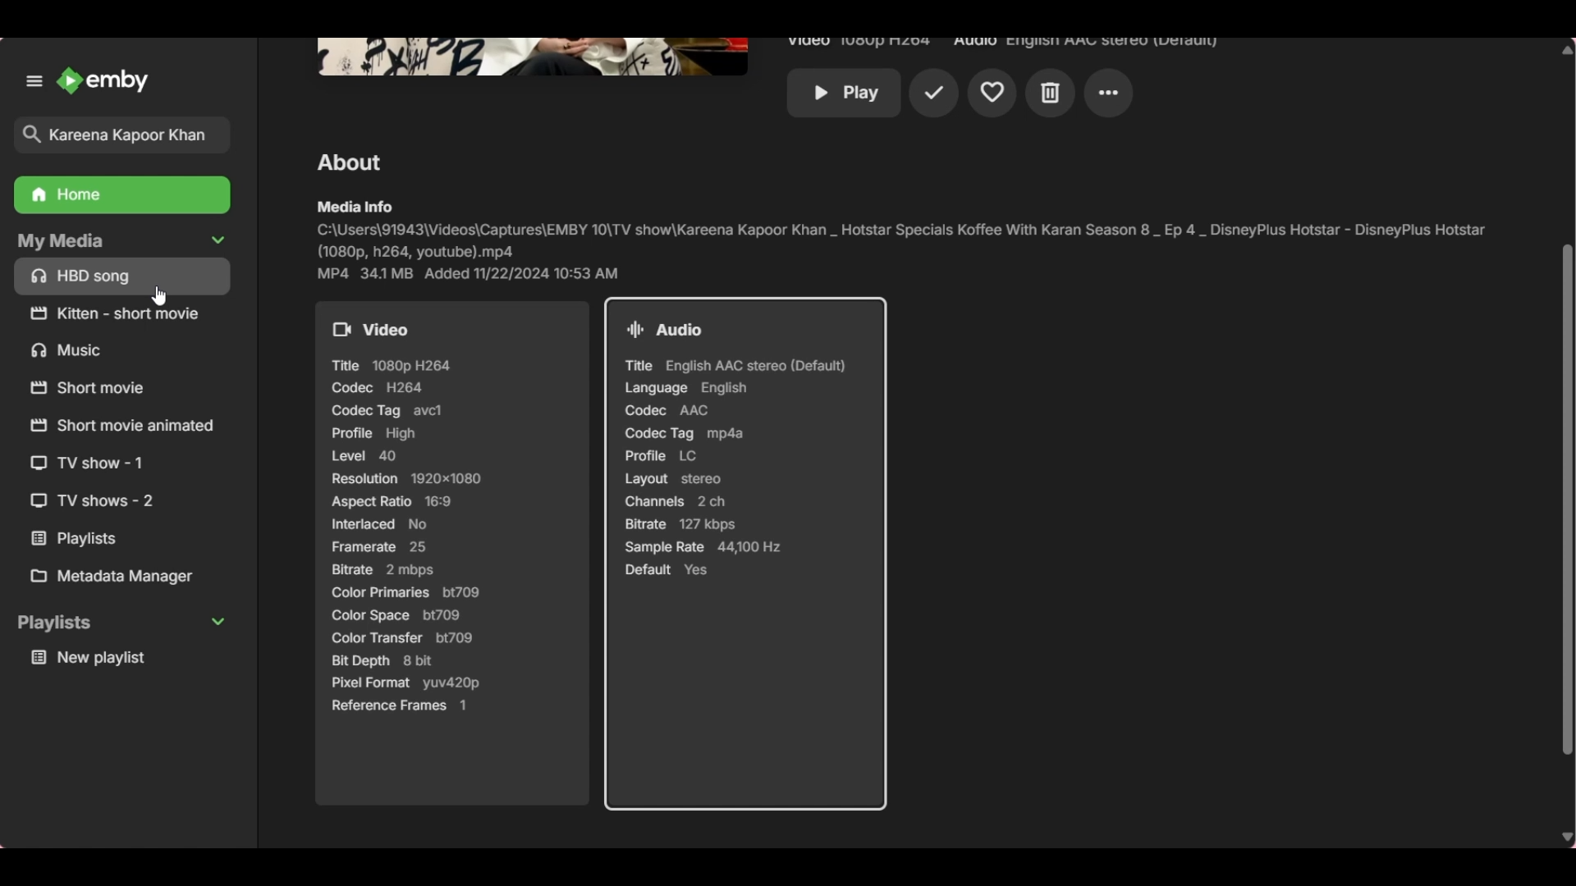 The height and width of the screenshot is (886, 1576). Describe the element at coordinates (110, 352) in the screenshot. I see `` at that location.